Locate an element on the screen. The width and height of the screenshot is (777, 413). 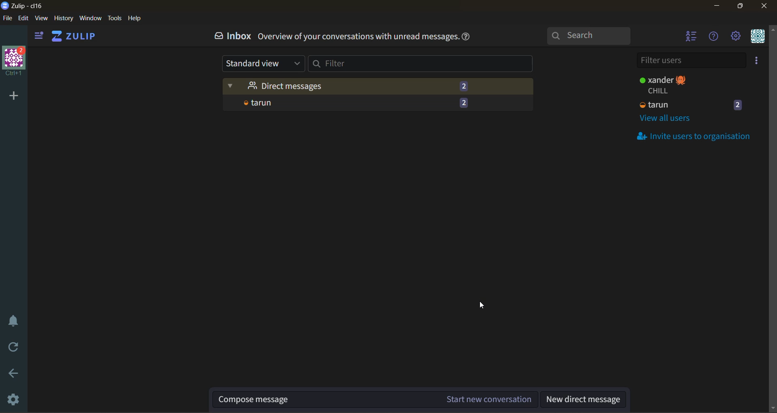
tools is located at coordinates (116, 18).